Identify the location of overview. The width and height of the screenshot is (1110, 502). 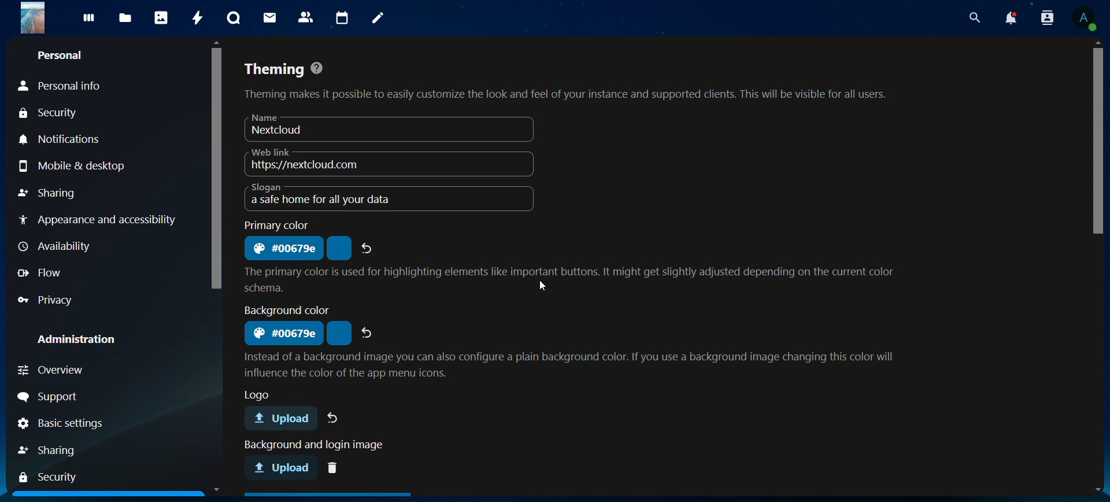
(62, 369).